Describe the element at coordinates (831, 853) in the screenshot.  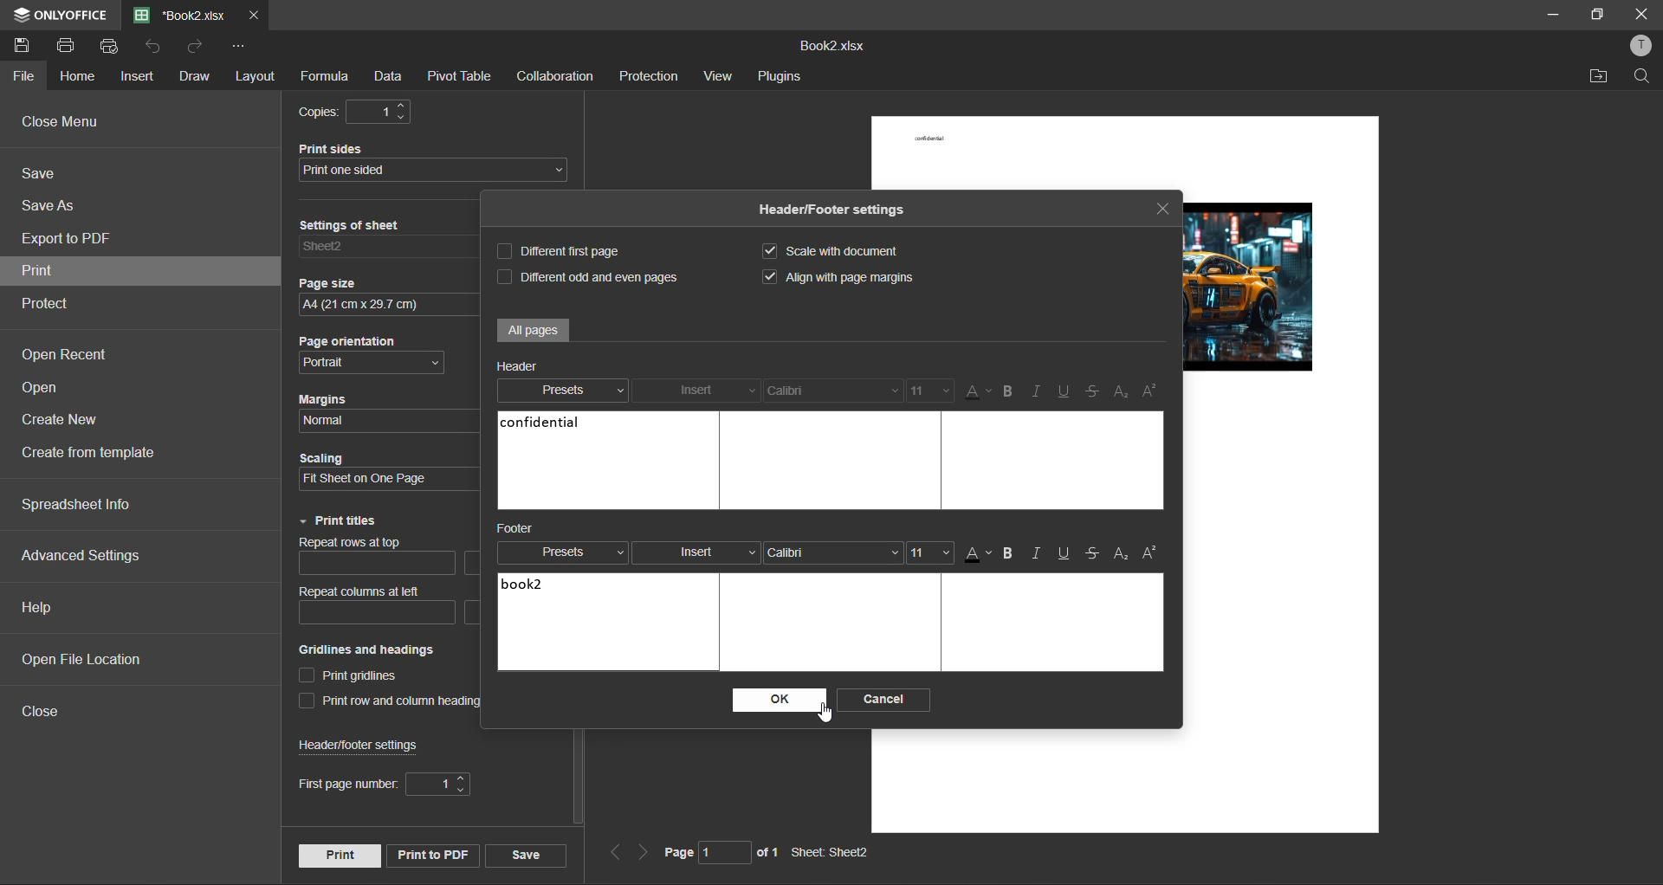
I see `Sheet: Sheet2` at that location.